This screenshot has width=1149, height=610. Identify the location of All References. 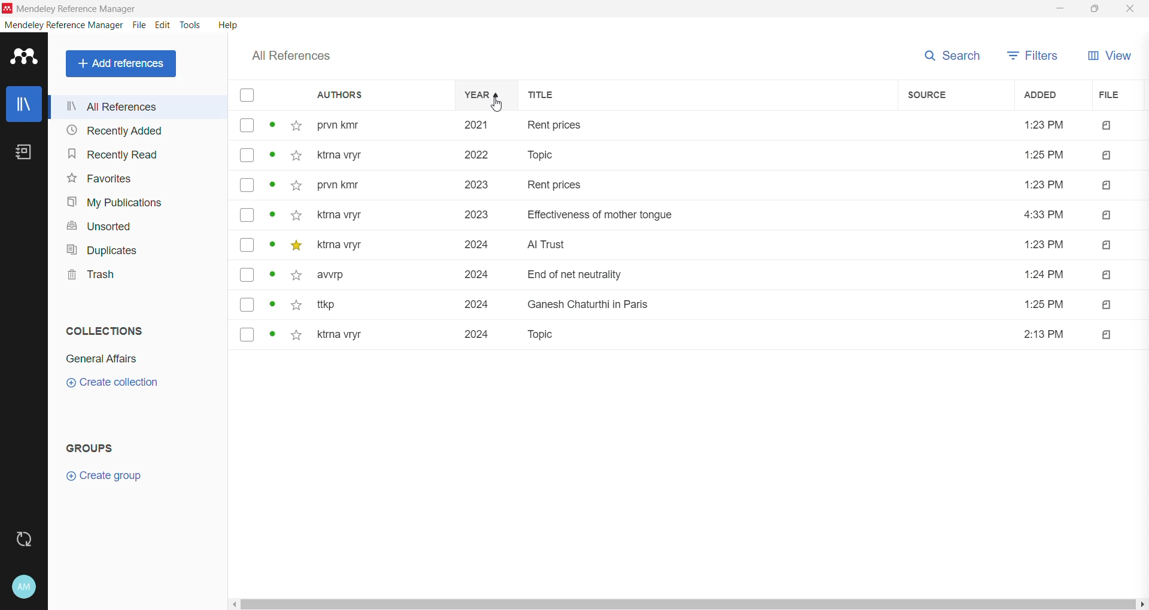
(290, 56).